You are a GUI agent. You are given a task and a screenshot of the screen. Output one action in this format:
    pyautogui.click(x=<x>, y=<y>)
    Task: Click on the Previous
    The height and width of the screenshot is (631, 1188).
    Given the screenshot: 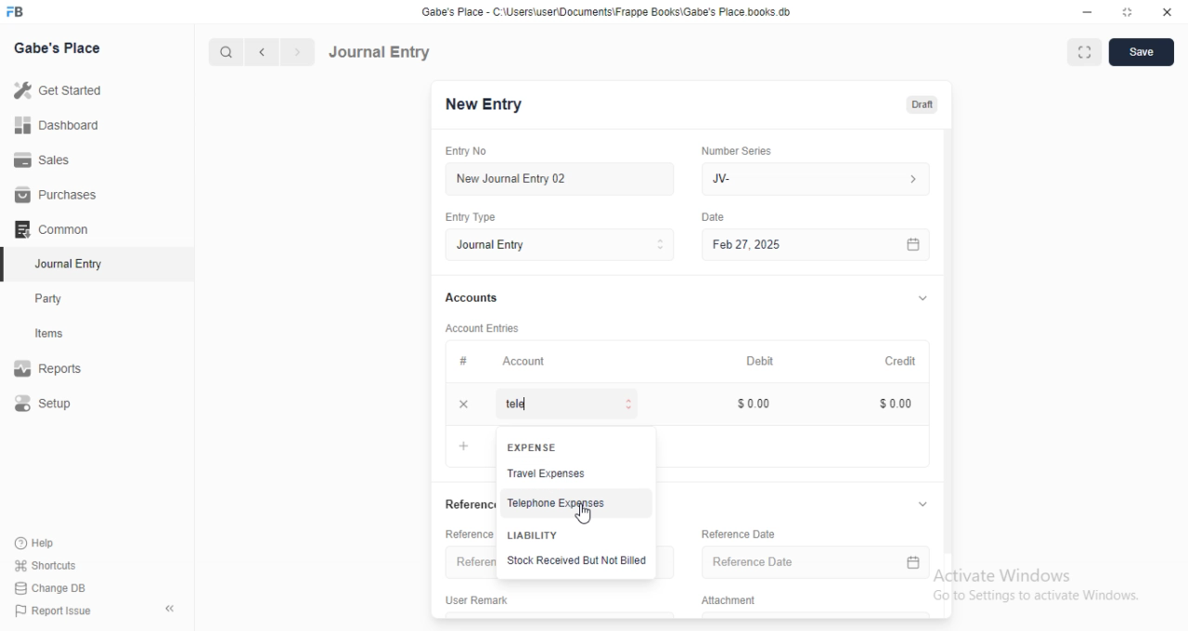 What is the action you would take?
    pyautogui.click(x=263, y=53)
    